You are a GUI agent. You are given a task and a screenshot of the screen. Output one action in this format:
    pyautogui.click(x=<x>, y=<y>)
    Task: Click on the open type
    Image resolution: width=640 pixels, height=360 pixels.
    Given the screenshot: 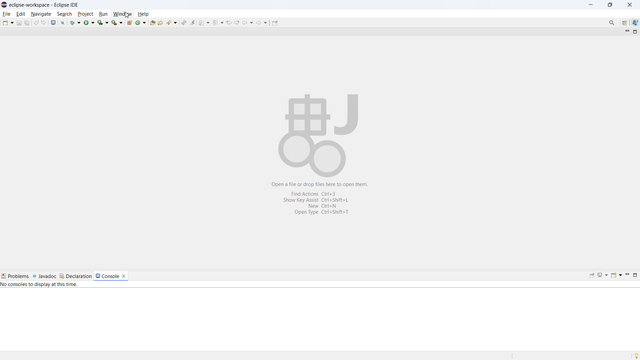 What is the action you would take?
    pyautogui.click(x=152, y=23)
    